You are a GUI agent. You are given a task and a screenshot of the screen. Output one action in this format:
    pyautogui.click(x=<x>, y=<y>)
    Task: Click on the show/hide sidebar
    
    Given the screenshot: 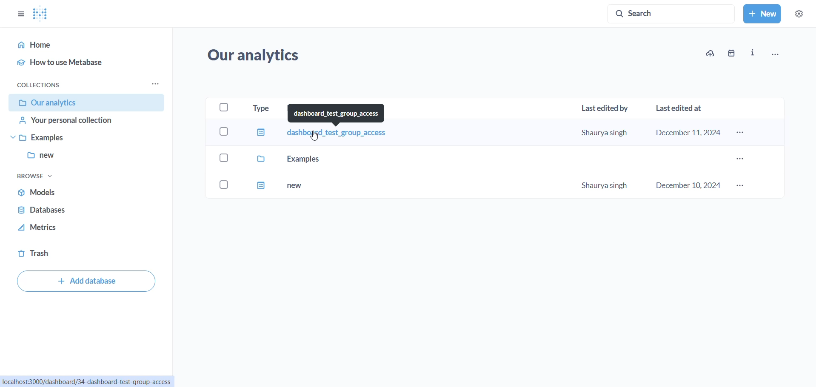 What is the action you would take?
    pyautogui.click(x=18, y=13)
    